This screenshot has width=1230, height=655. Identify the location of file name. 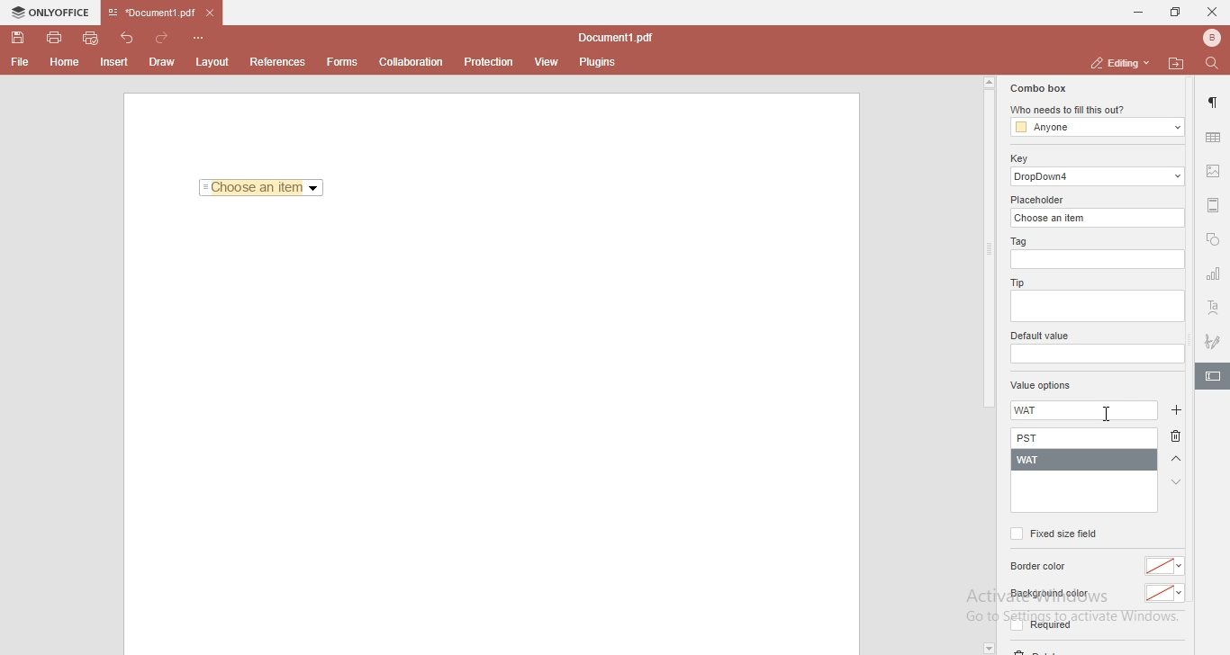
(620, 39).